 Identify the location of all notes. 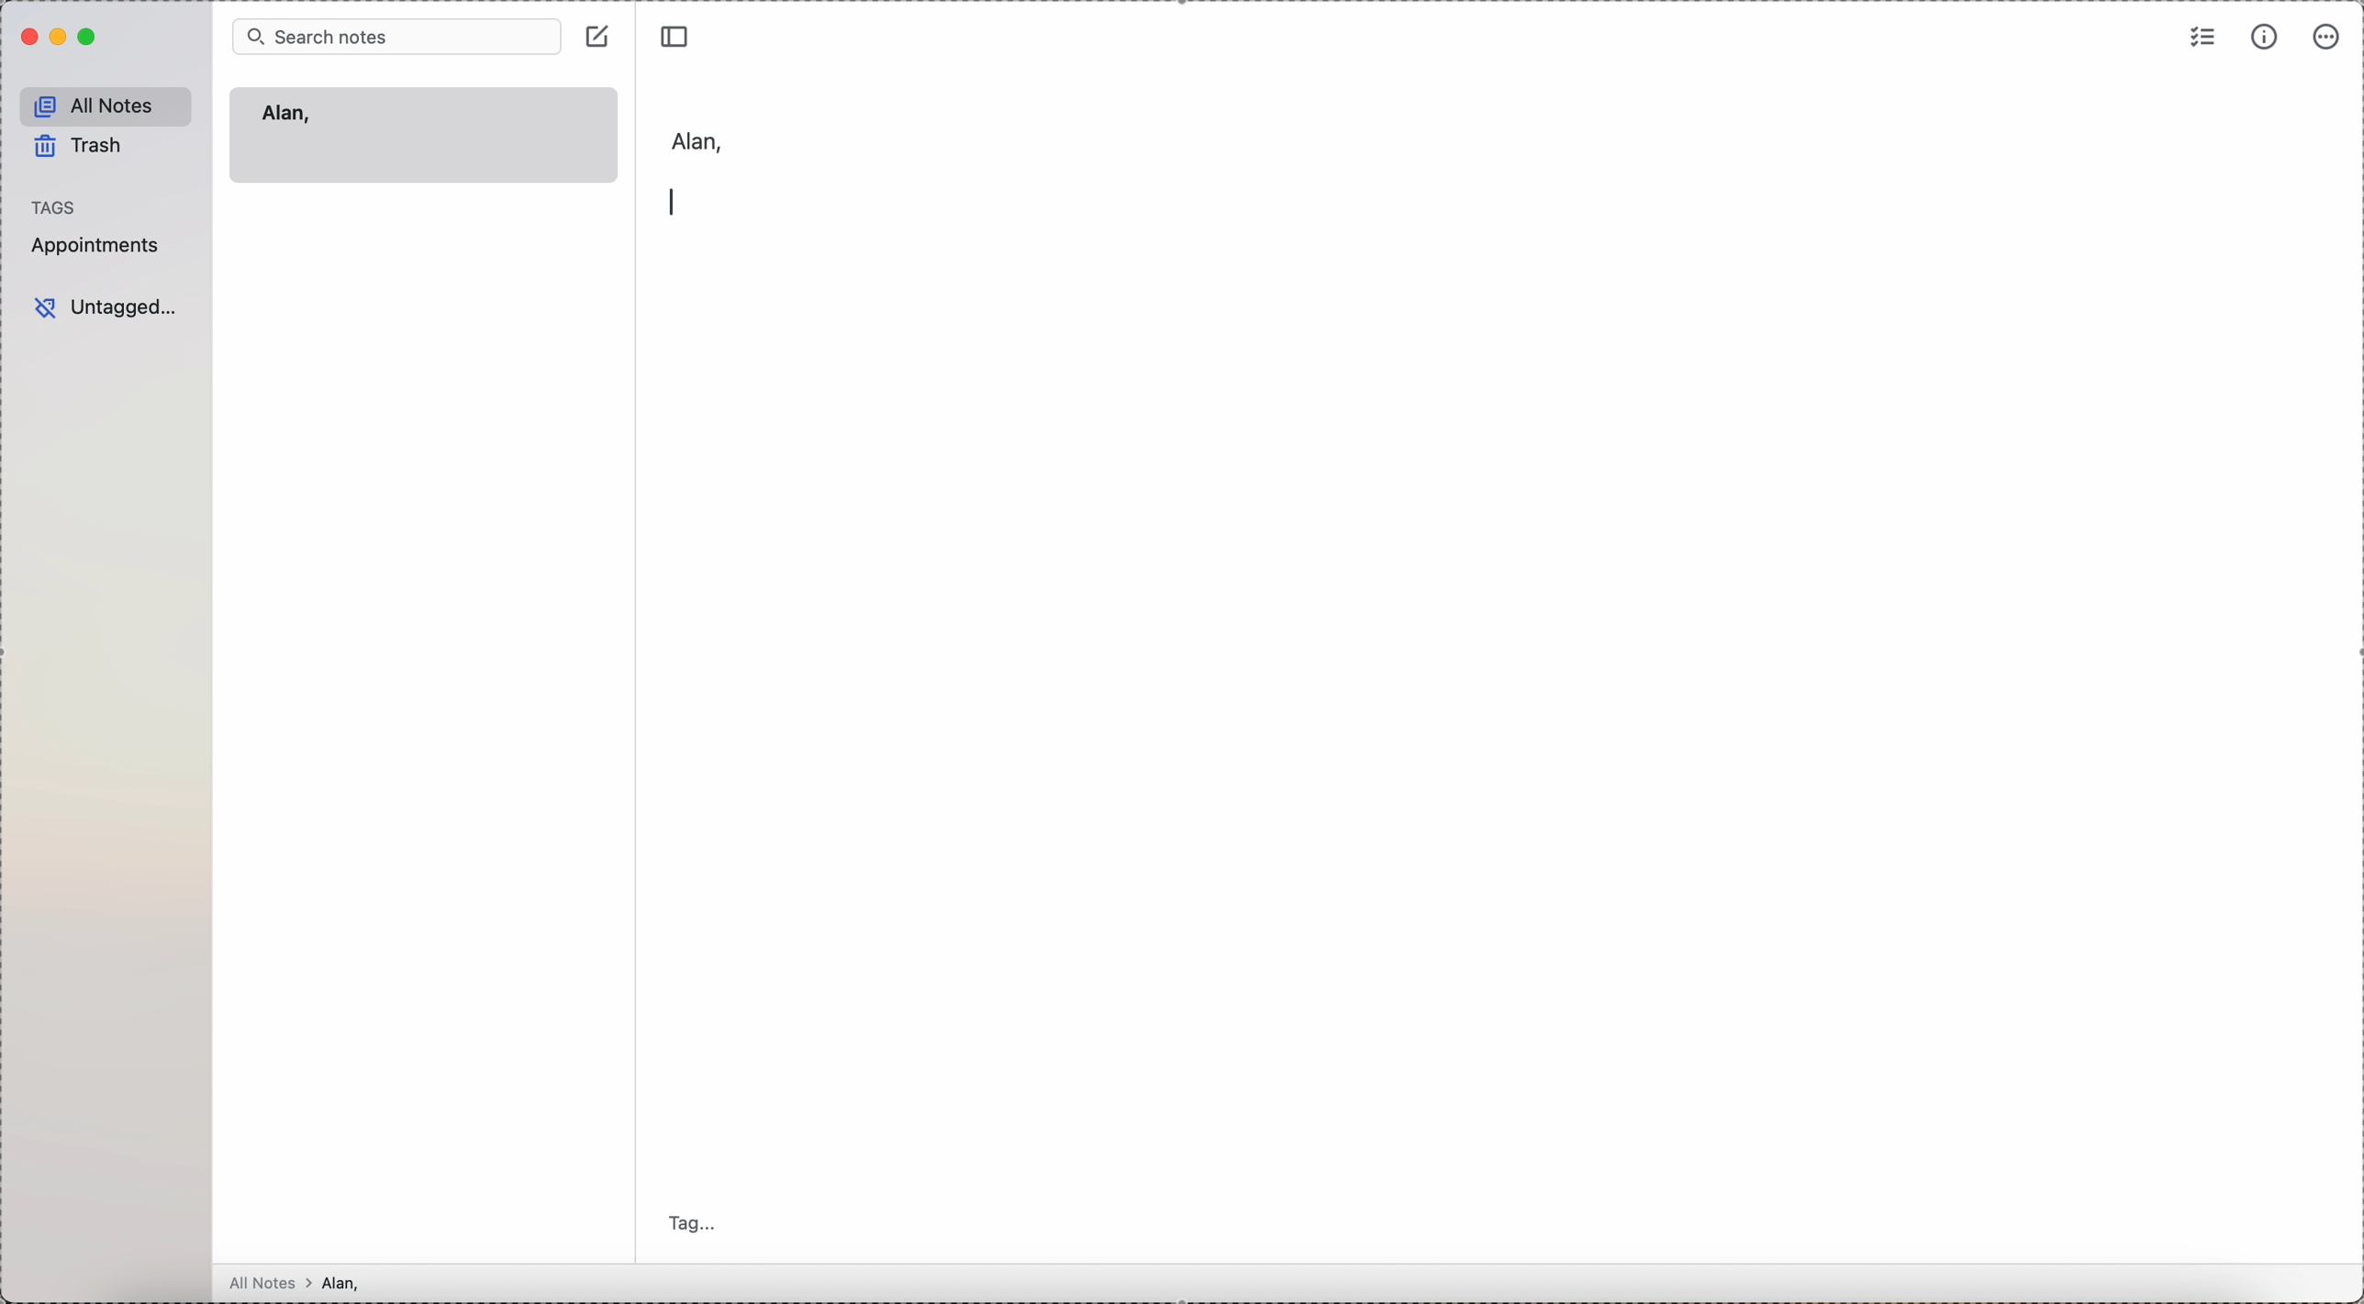
(106, 106).